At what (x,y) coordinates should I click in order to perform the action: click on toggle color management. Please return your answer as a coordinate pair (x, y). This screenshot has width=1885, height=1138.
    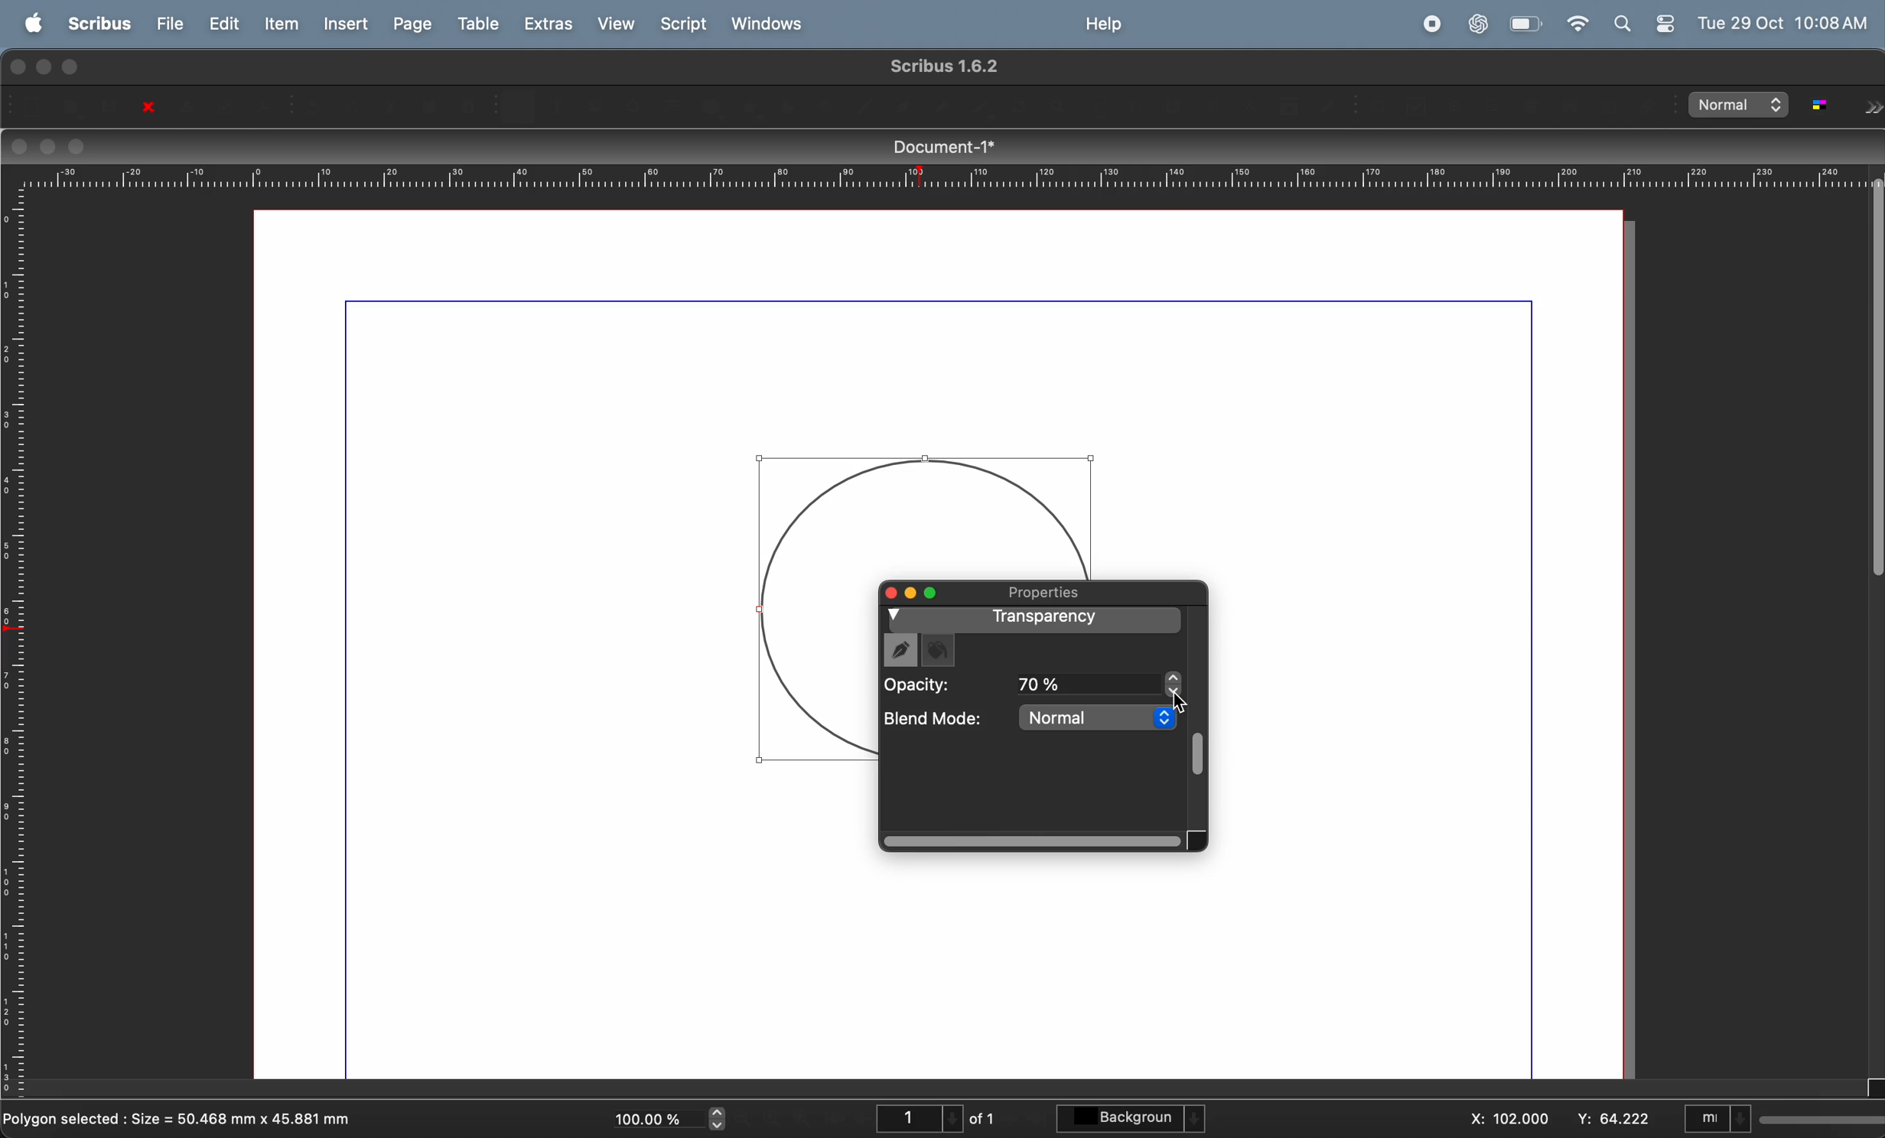
    Looking at the image, I should click on (1828, 105).